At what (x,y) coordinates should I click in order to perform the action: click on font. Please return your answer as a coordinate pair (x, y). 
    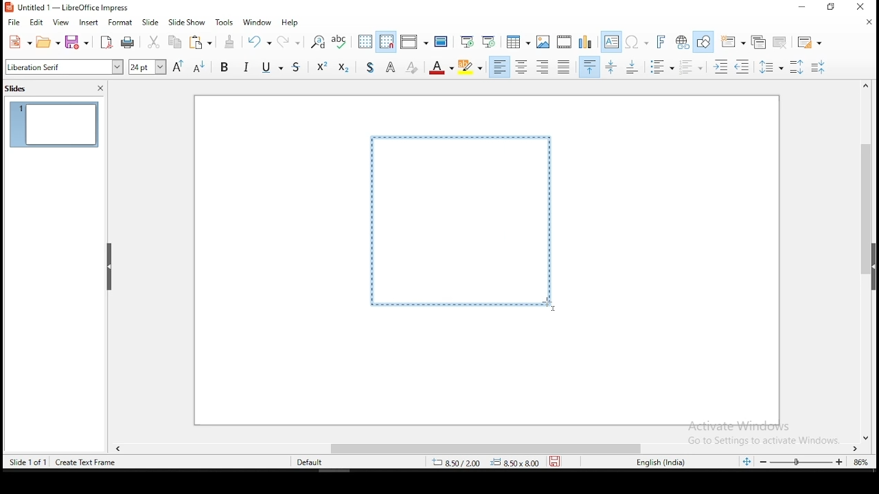
    Looking at the image, I should click on (63, 68).